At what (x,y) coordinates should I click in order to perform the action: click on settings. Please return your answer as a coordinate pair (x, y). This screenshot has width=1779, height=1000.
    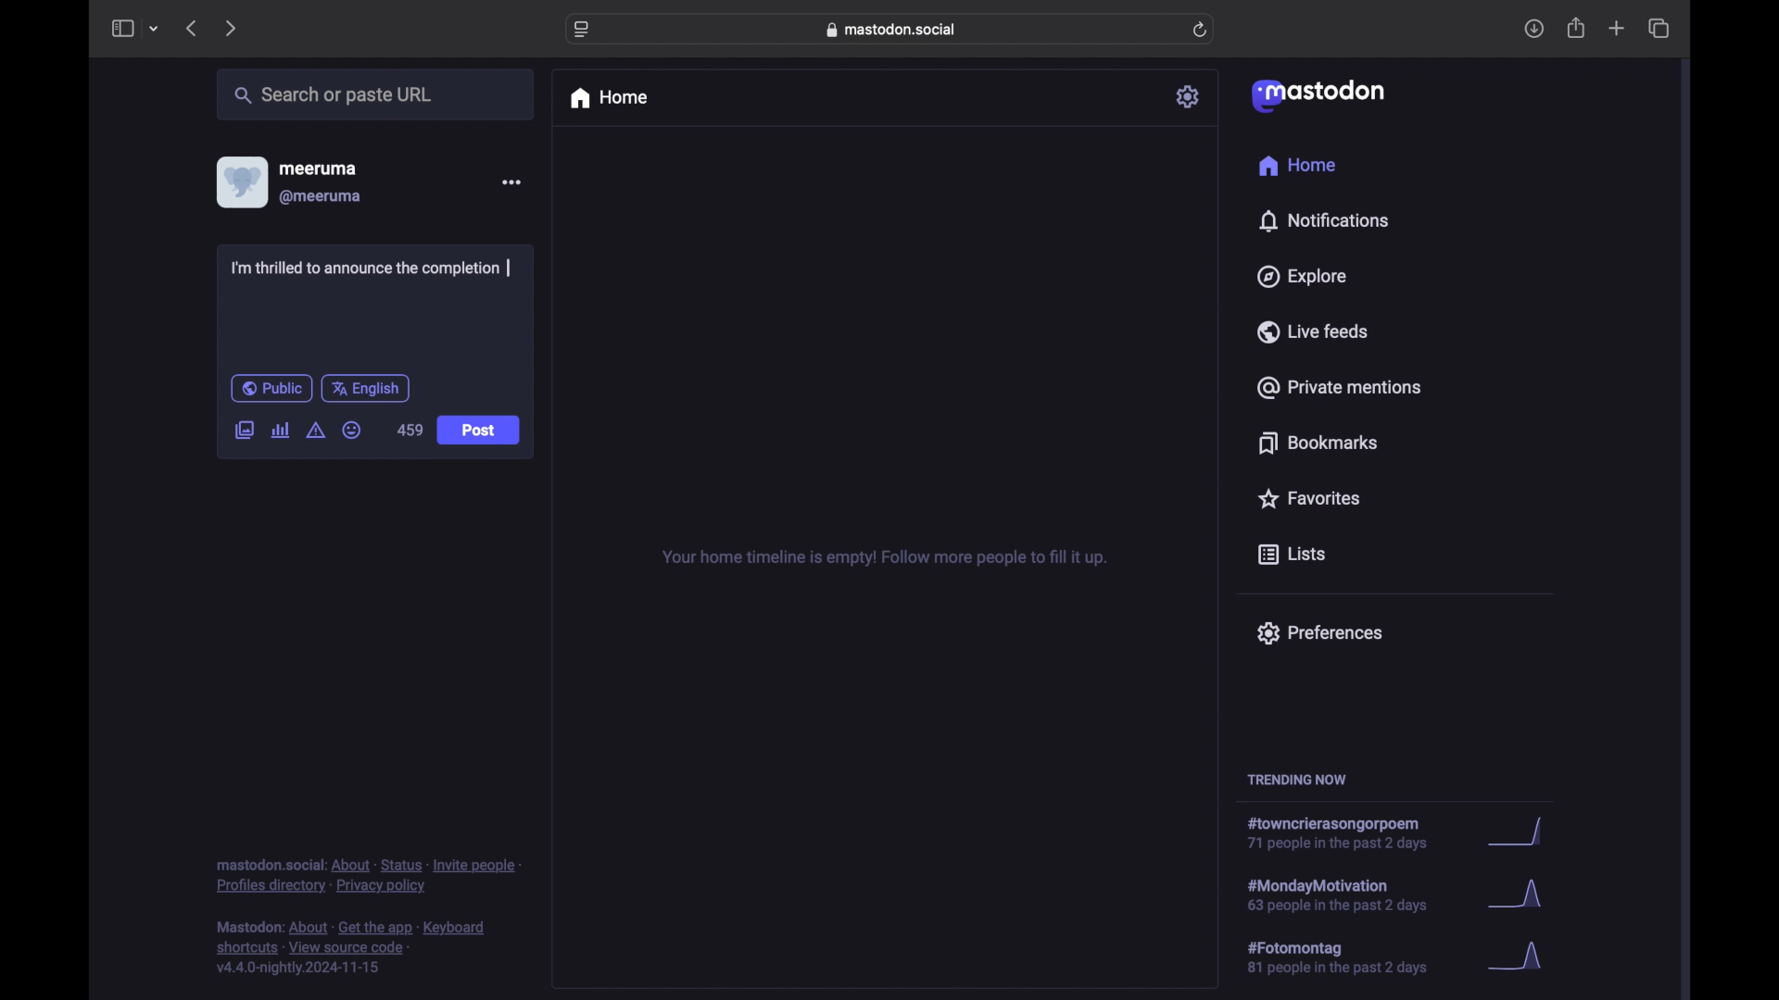
    Looking at the image, I should click on (1189, 96).